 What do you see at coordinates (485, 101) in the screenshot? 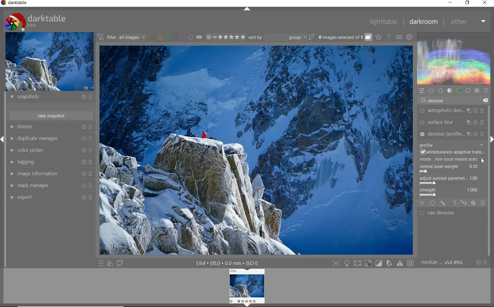
I see `delete` at bounding box center [485, 101].